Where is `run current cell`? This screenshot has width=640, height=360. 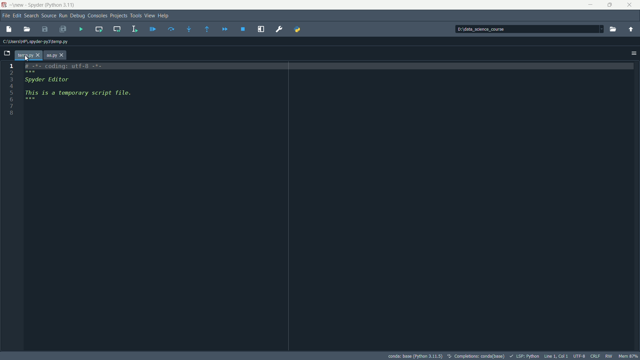
run current cell is located at coordinates (98, 29).